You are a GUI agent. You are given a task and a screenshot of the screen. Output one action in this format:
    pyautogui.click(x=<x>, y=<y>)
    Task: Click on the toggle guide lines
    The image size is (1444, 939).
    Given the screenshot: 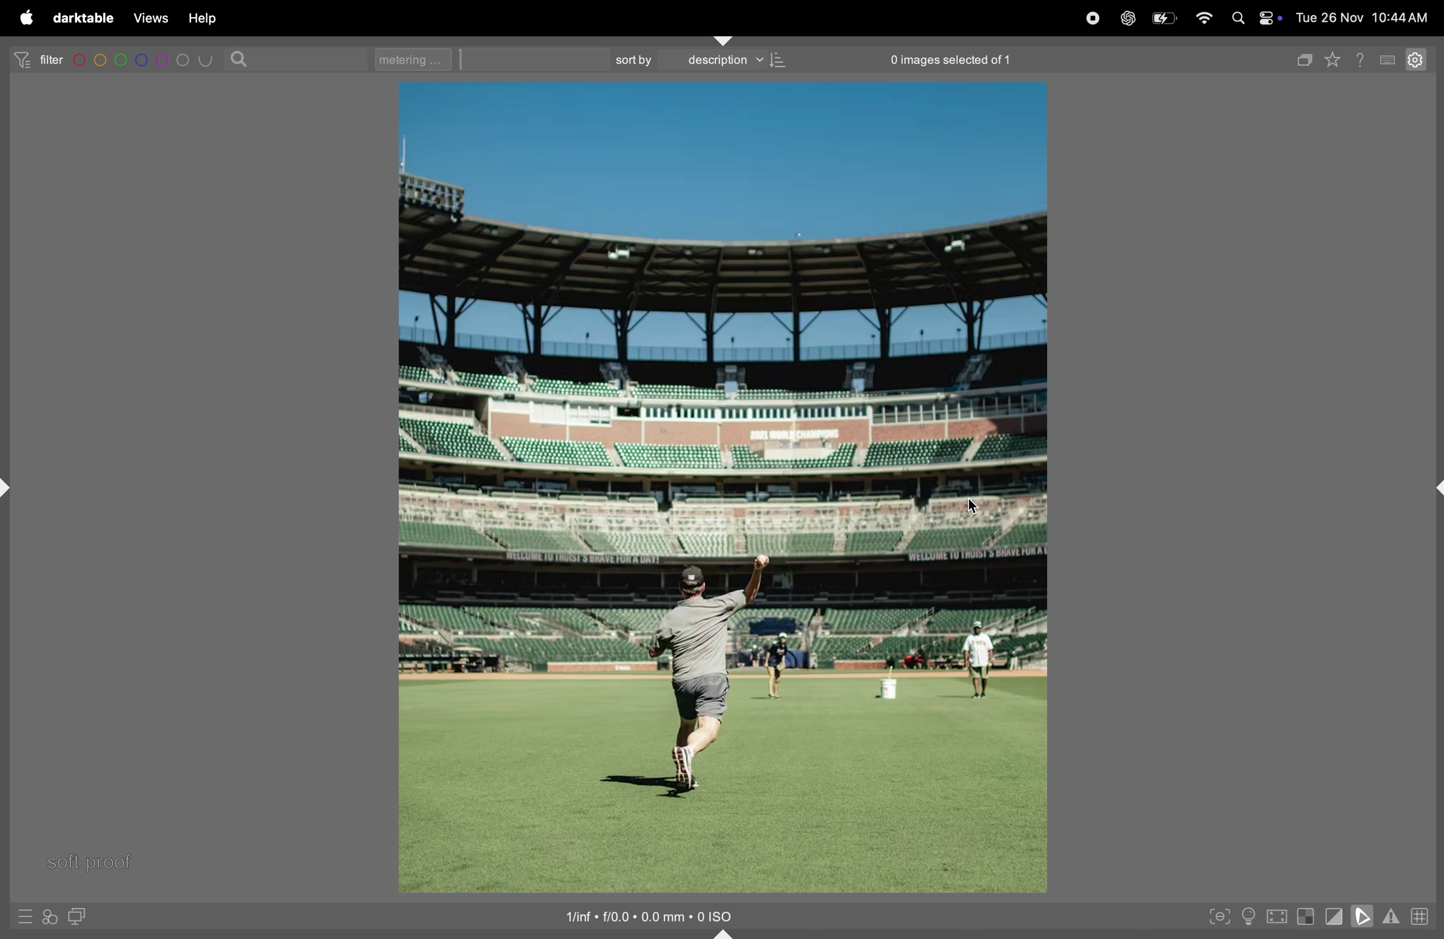 What is the action you would take?
    pyautogui.click(x=1421, y=918)
    